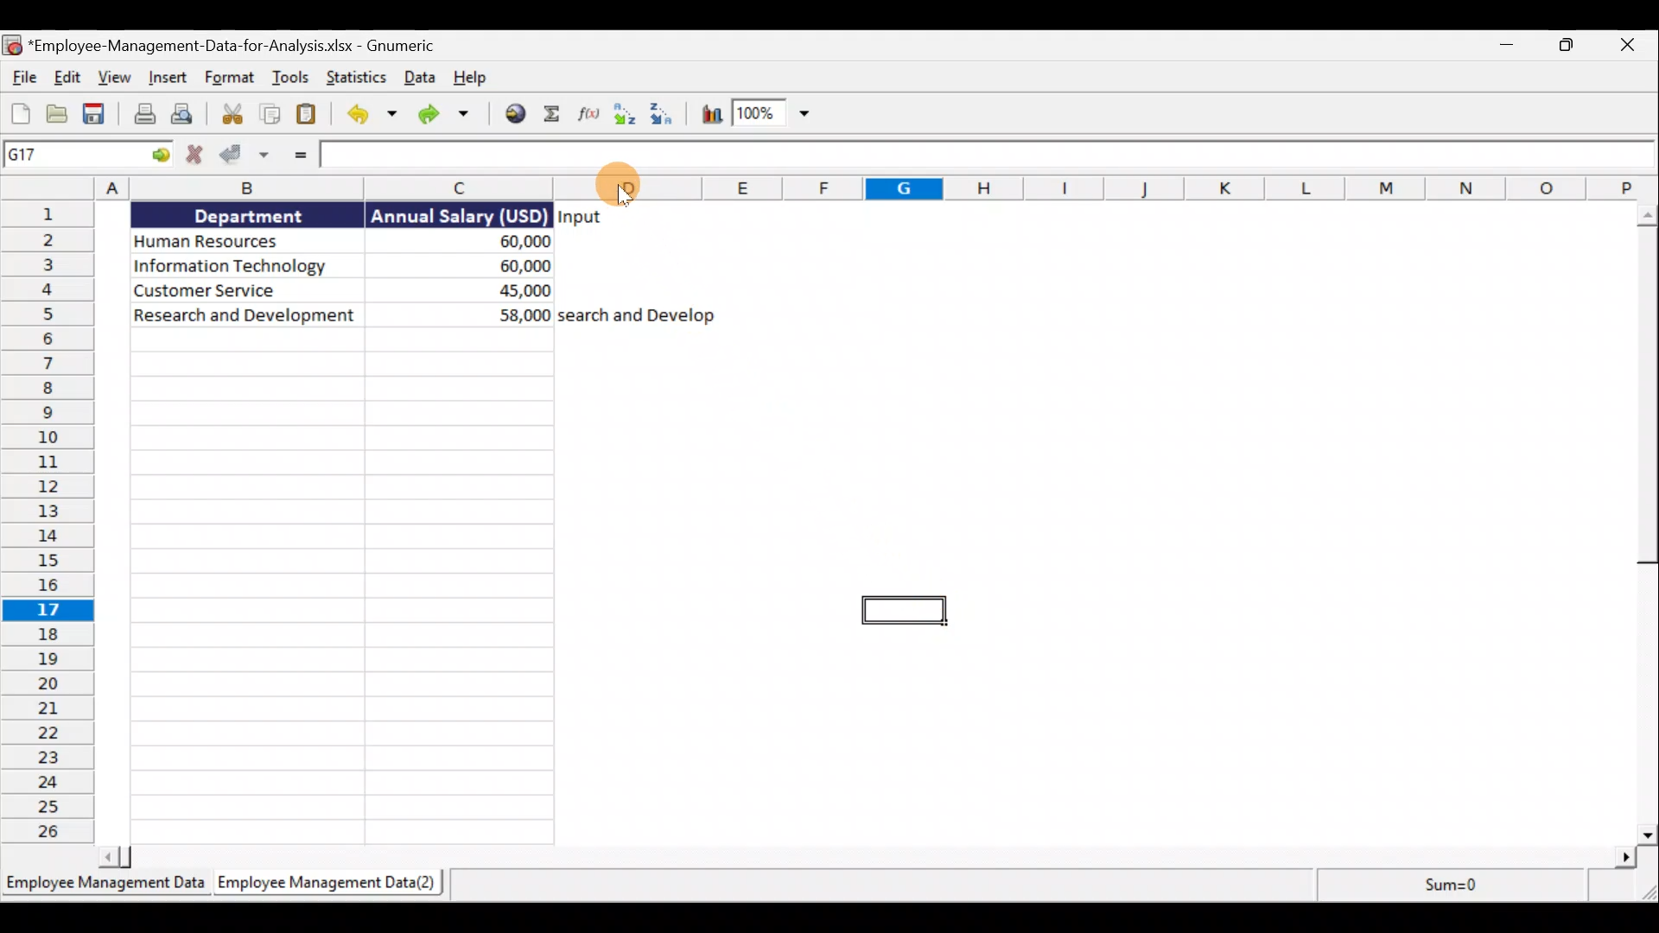  Describe the element at coordinates (243, 521) in the screenshot. I see `Department column` at that location.